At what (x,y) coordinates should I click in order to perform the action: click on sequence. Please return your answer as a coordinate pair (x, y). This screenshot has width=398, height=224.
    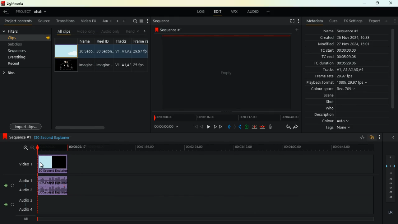
    Looking at the image, I should click on (16, 137).